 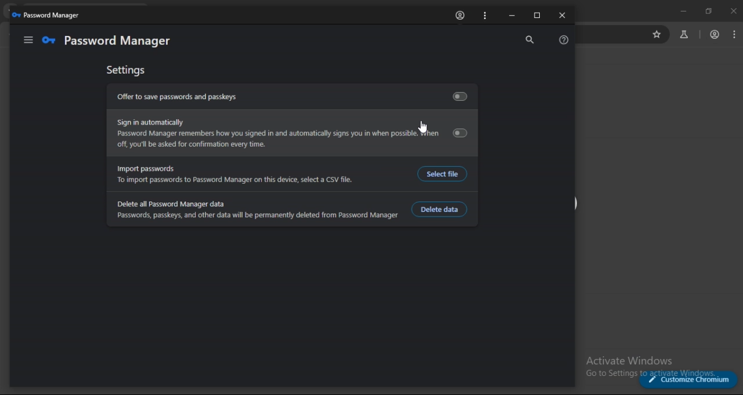 What do you see at coordinates (486, 15) in the screenshot?
I see `more options` at bounding box center [486, 15].